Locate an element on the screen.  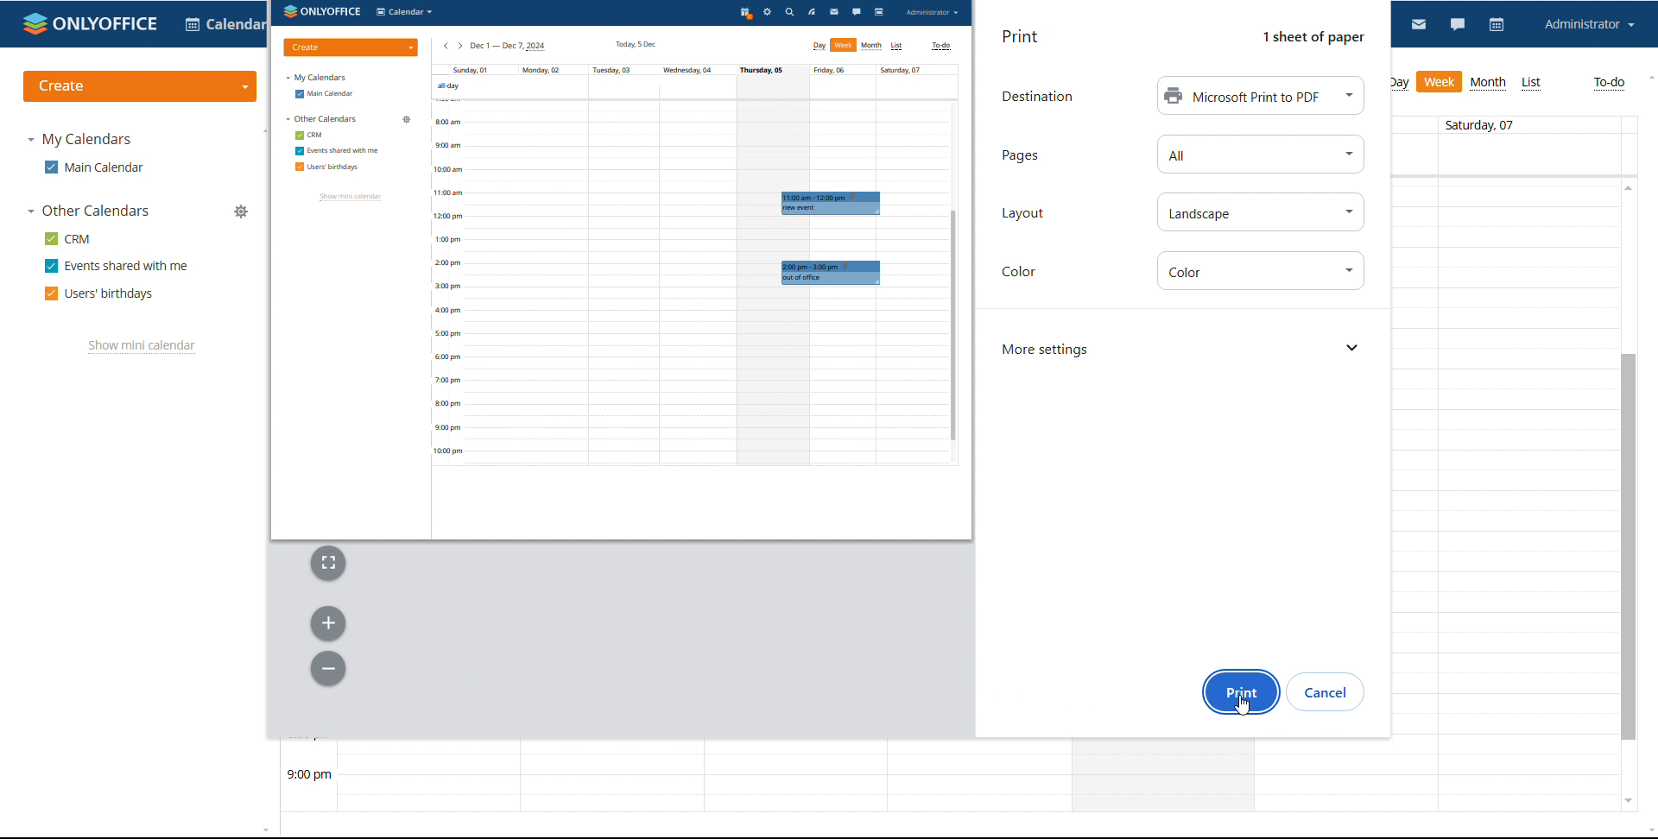
text is located at coordinates (1022, 215).